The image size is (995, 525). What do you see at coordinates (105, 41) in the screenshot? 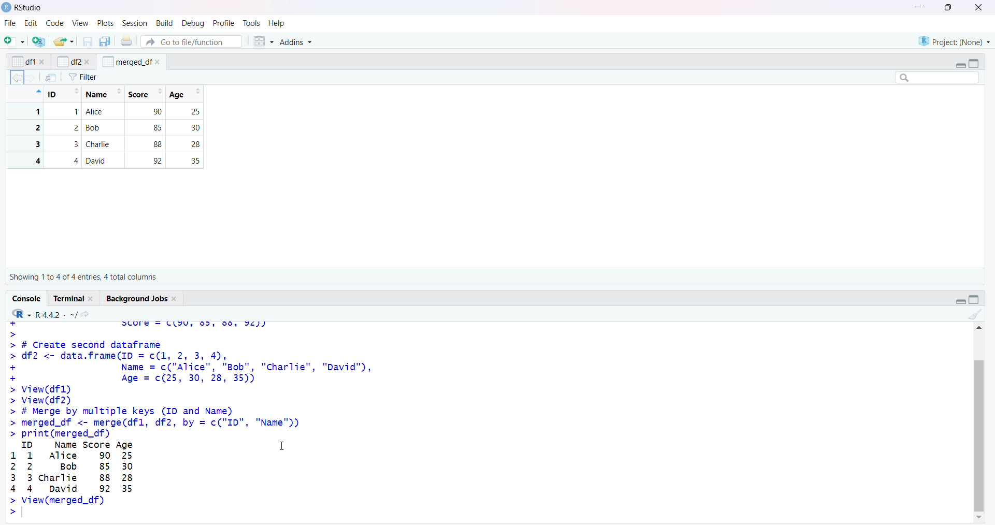
I see `copy` at bounding box center [105, 41].